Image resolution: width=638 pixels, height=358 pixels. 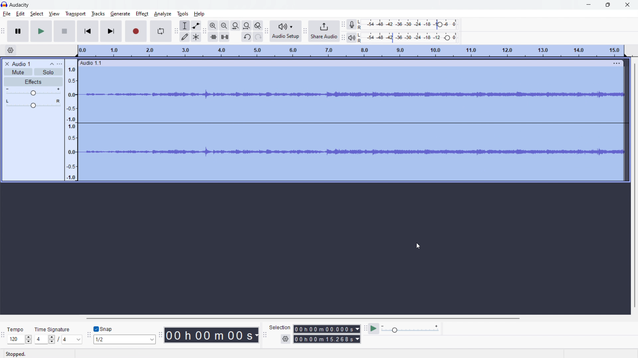 I want to click on toggle snap, so click(x=103, y=329).